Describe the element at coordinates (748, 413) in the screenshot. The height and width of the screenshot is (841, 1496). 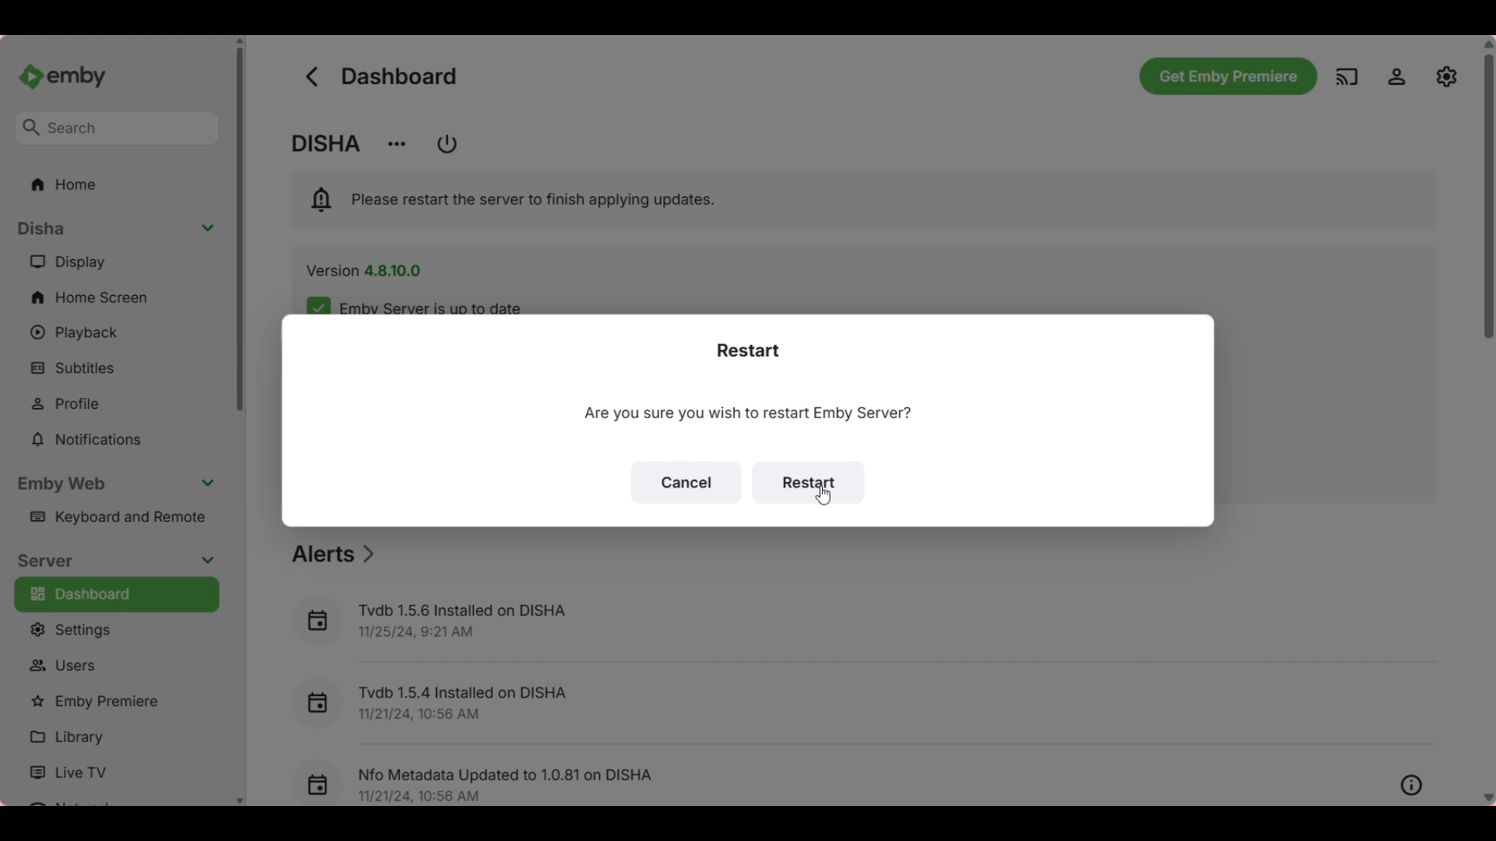
I see `Text of current window` at that location.